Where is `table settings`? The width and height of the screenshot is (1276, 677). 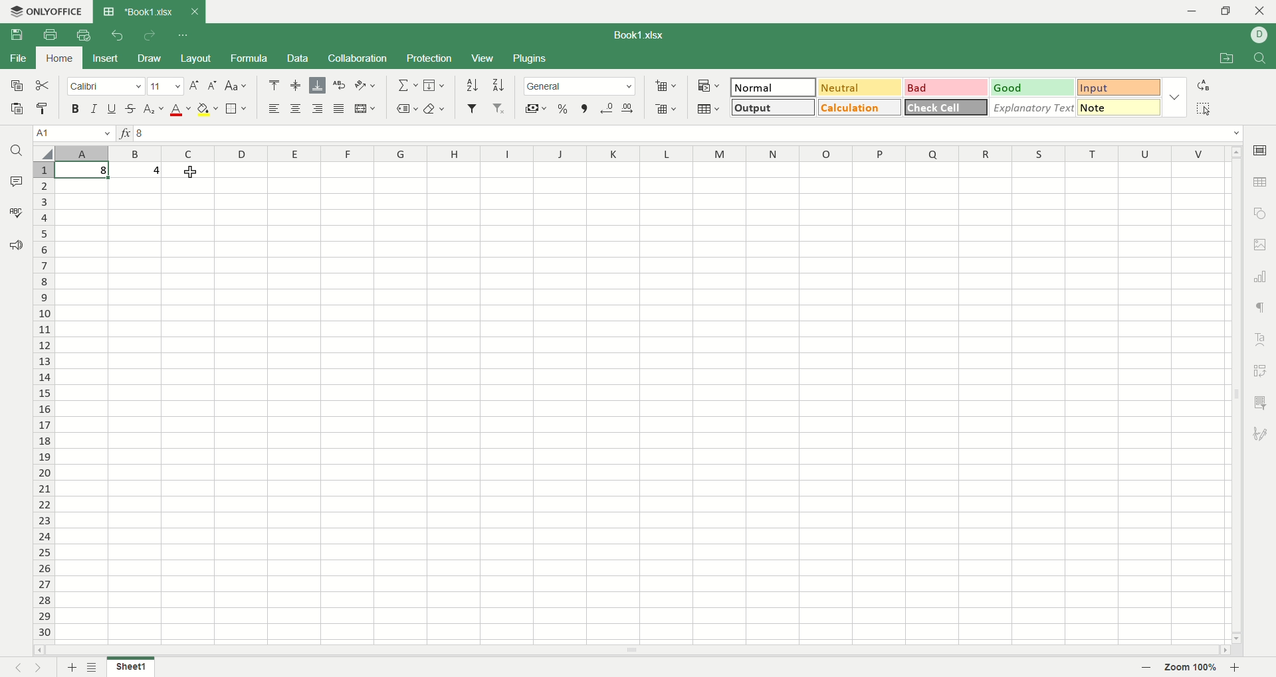
table settings is located at coordinates (1261, 183).